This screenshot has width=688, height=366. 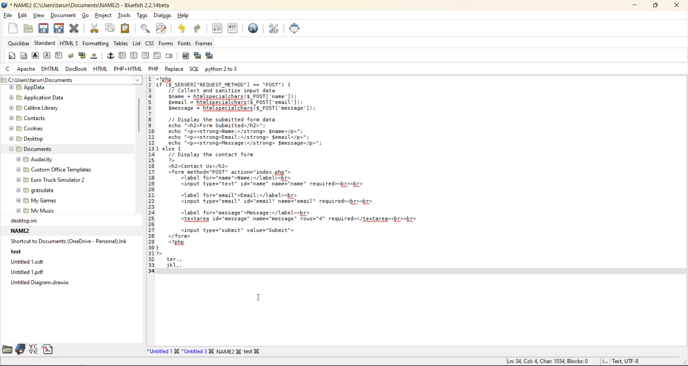 What do you see at coordinates (96, 29) in the screenshot?
I see `cut` at bounding box center [96, 29].